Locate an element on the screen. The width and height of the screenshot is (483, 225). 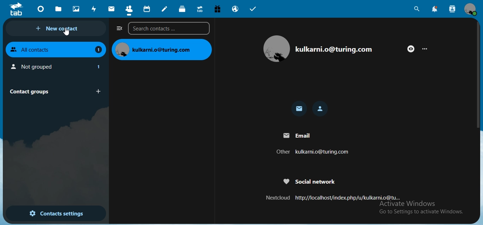
activity is located at coordinates (94, 9).